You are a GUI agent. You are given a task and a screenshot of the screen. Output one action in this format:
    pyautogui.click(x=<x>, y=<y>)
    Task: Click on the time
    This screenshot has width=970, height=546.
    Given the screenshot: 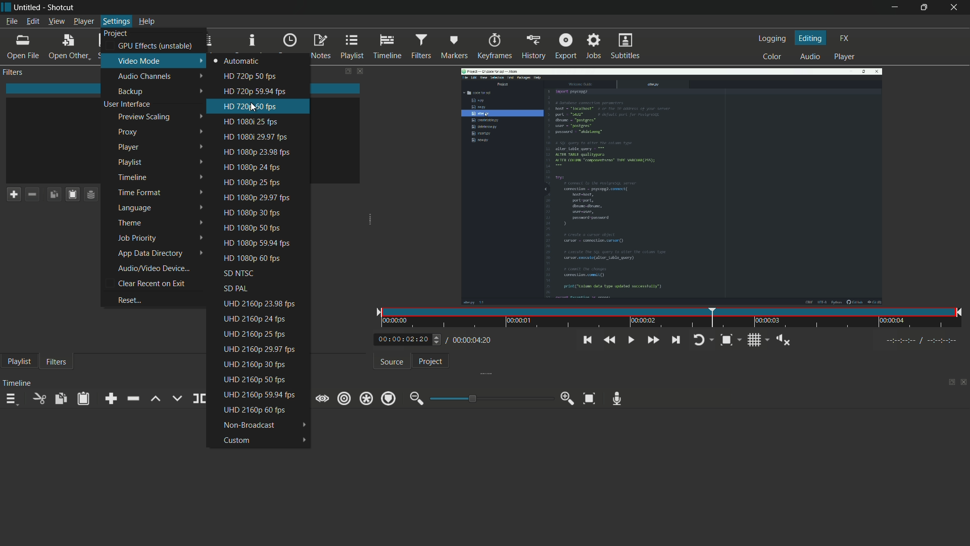 What is the action you would take?
    pyautogui.click(x=674, y=317)
    